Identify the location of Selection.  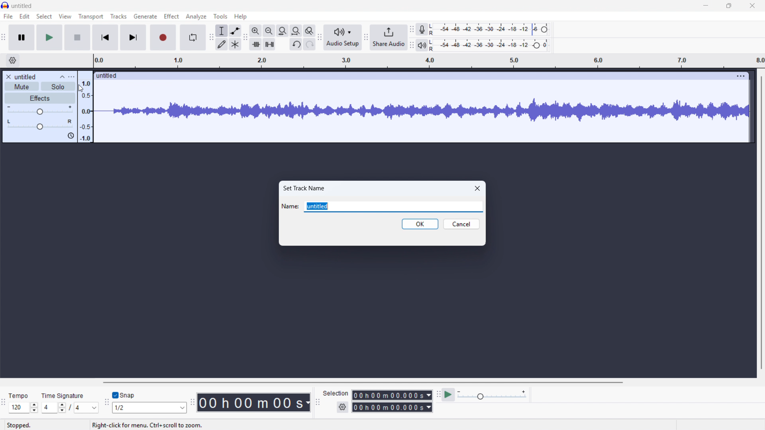
(336, 393).